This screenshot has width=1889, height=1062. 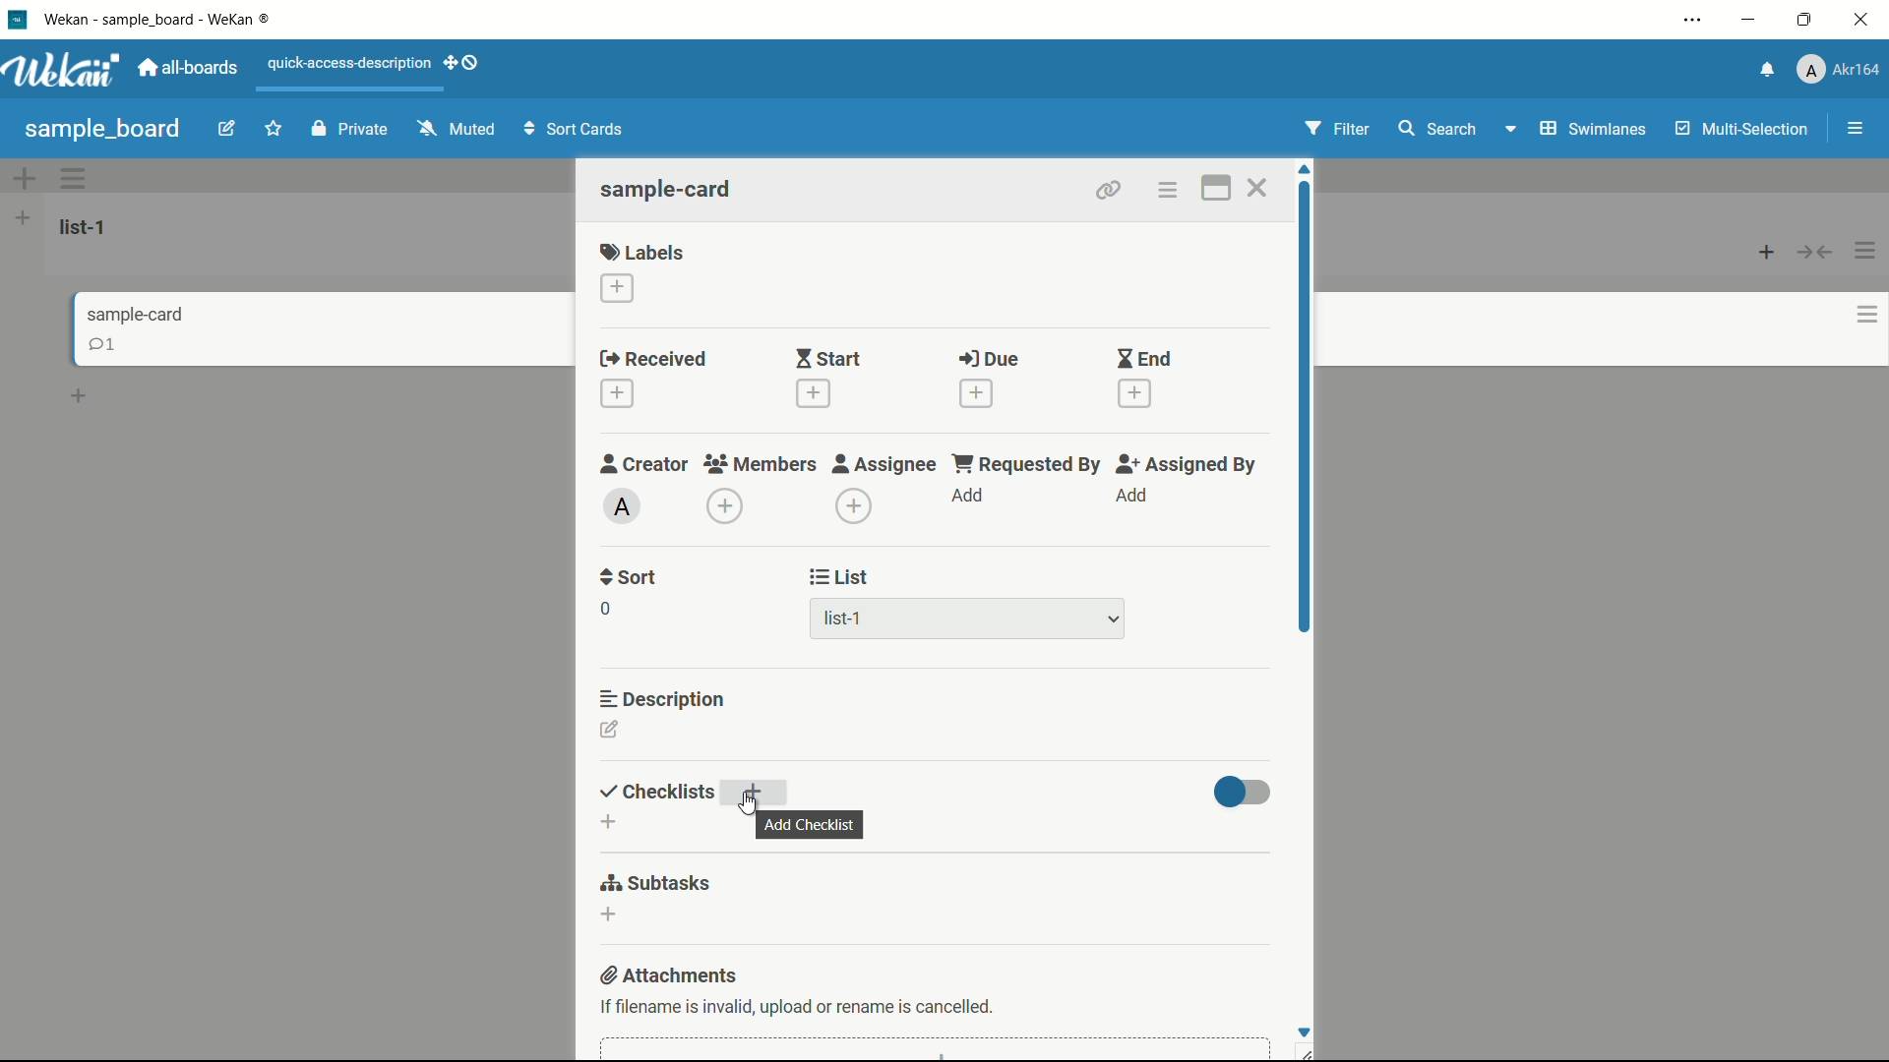 What do you see at coordinates (1840, 71) in the screenshot?
I see `profile` at bounding box center [1840, 71].